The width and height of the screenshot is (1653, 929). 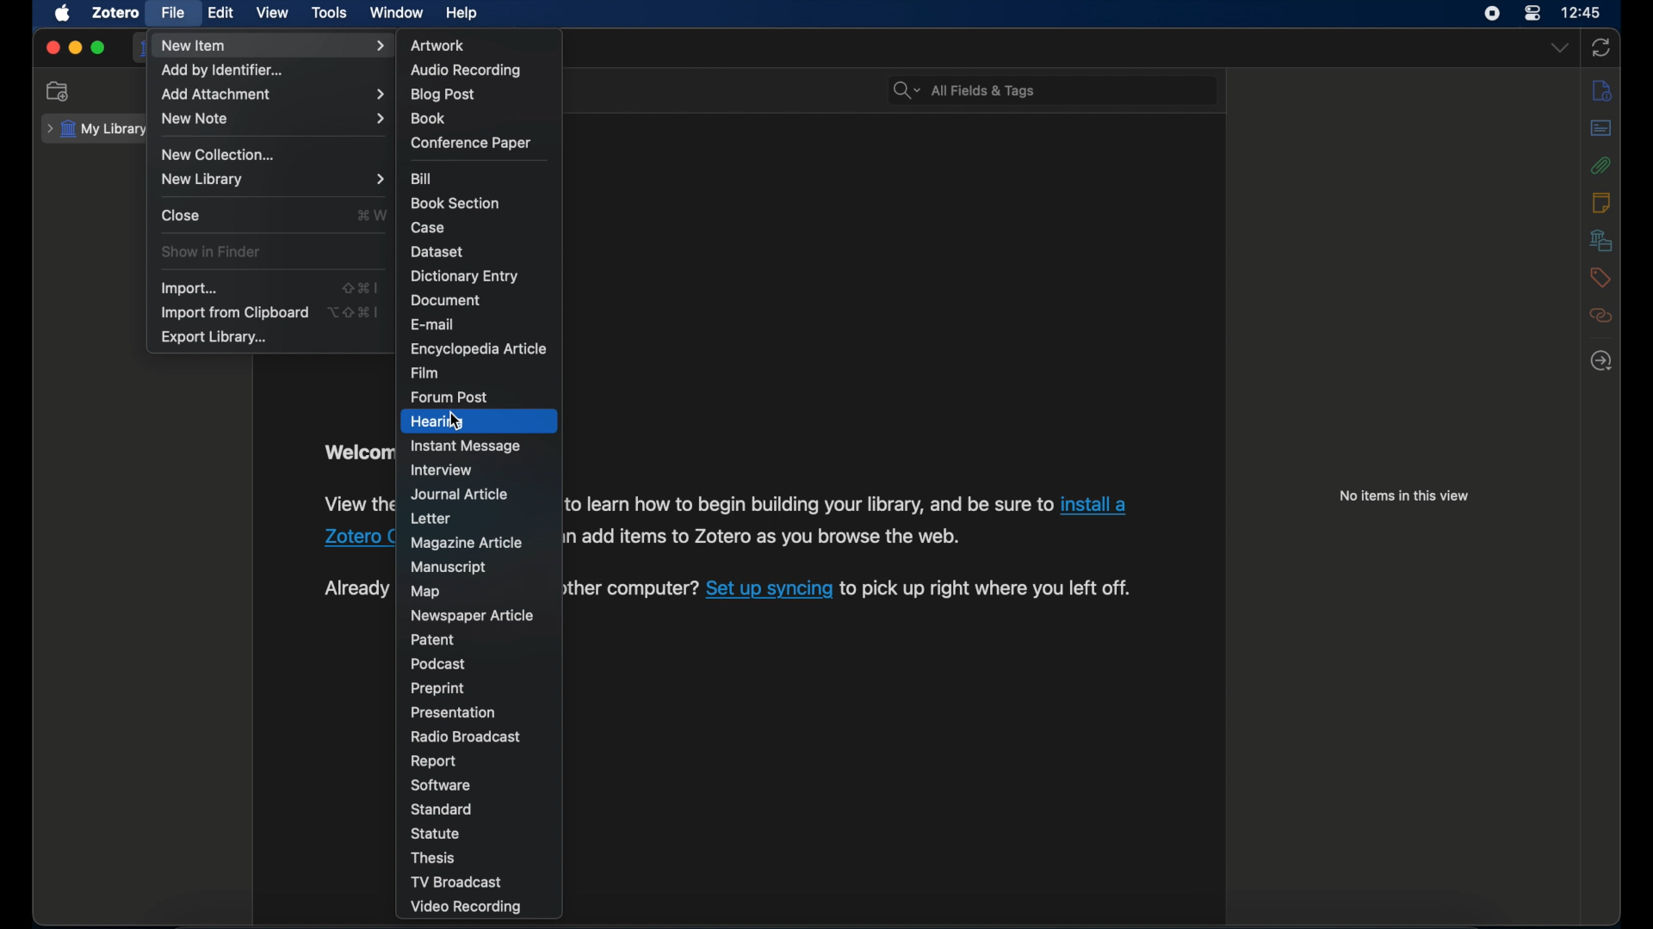 I want to click on book, so click(x=428, y=118).